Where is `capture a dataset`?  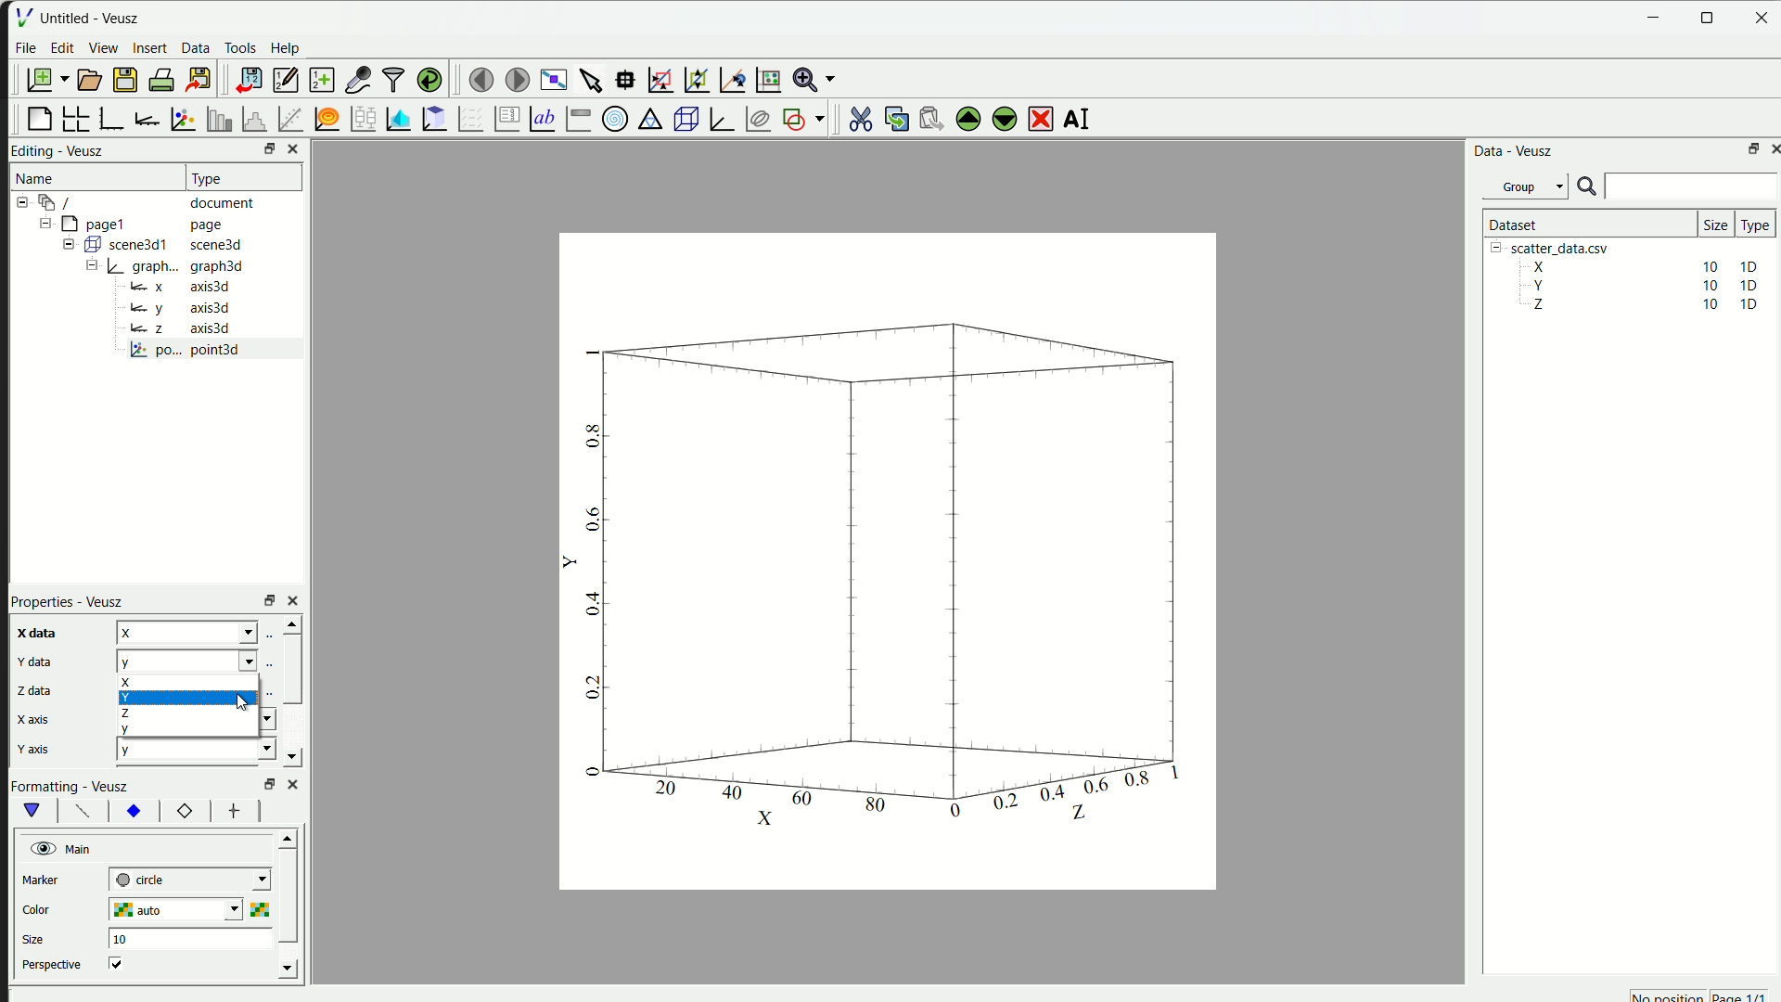 capture a dataset is located at coordinates (357, 77).